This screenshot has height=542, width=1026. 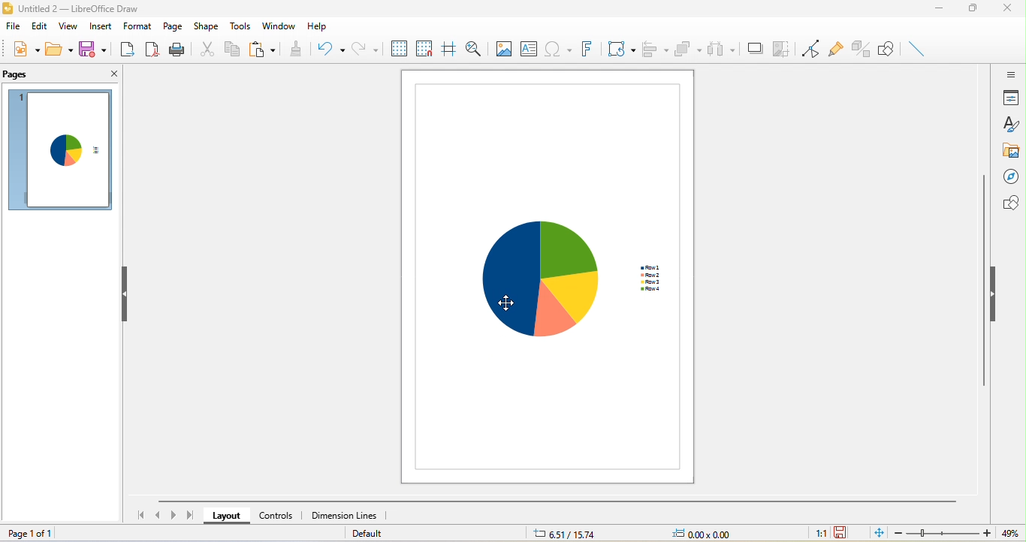 What do you see at coordinates (586, 49) in the screenshot?
I see `fontwork text` at bounding box center [586, 49].